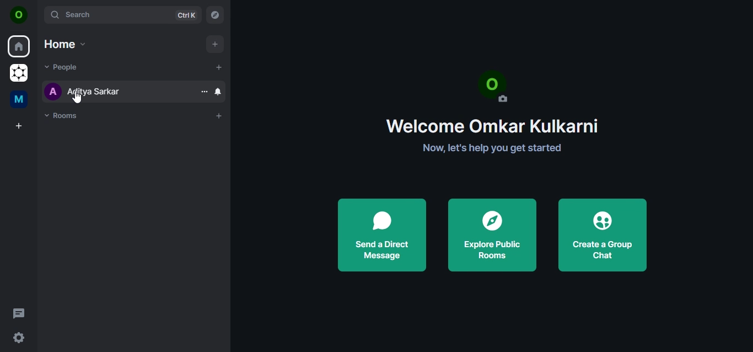 The height and width of the screenshot is (352, 753). Describe the element at coordinates (19, 74) in the screenshot. I see `graoheneos` at that location.